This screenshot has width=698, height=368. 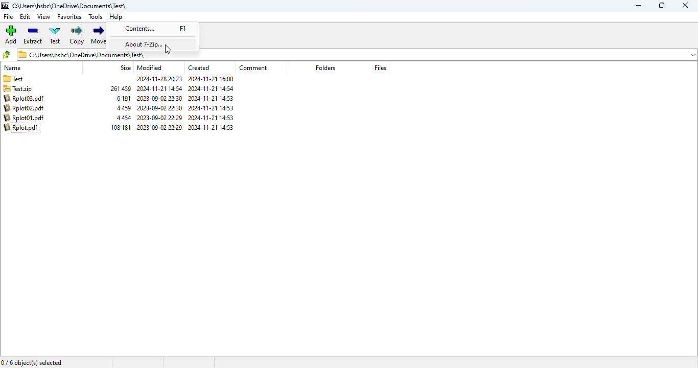 What do you see at coordinates (125, 108) in the screenshot?
I see `4 459` at bounding box center [125, 108].